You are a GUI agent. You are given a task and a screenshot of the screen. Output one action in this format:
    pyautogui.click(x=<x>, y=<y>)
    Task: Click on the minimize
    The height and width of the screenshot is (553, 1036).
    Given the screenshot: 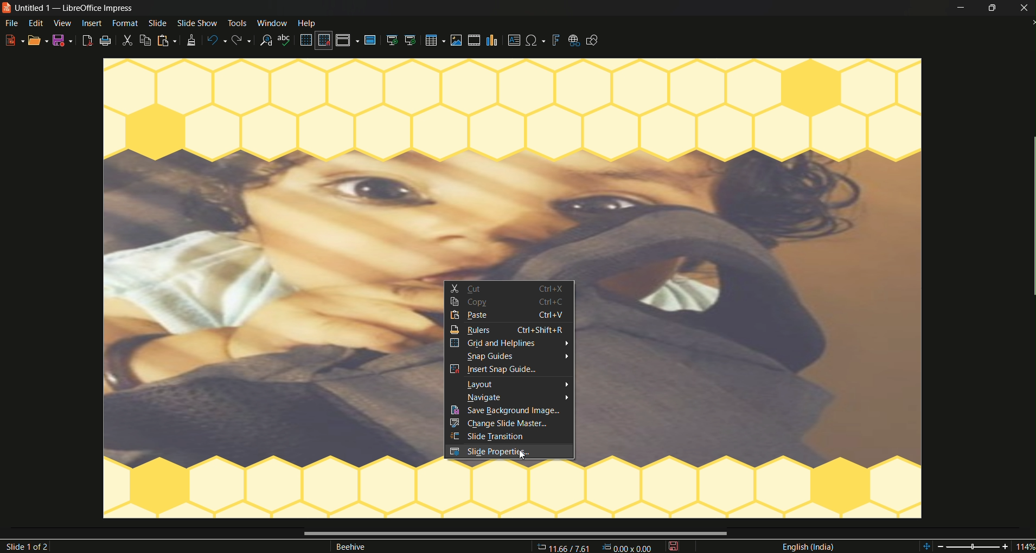 What is the action you would take?
    pyautogui.click(x=961, y=8)
    